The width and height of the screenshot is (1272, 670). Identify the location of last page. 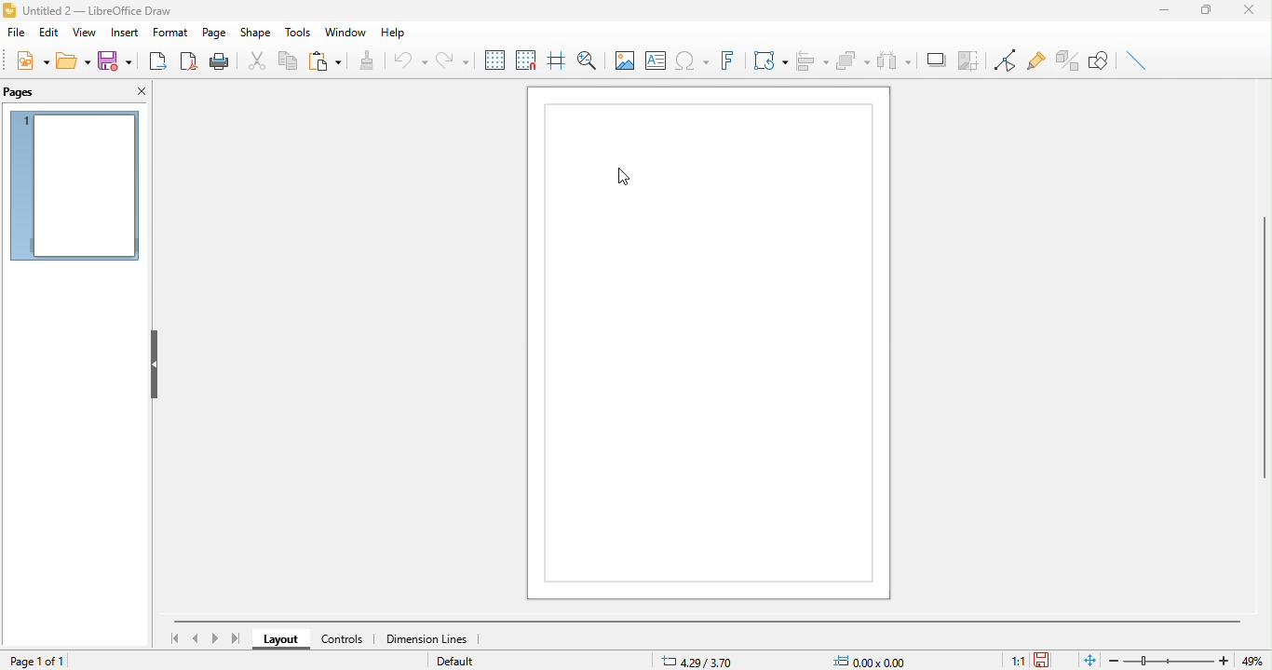
(237, 641).